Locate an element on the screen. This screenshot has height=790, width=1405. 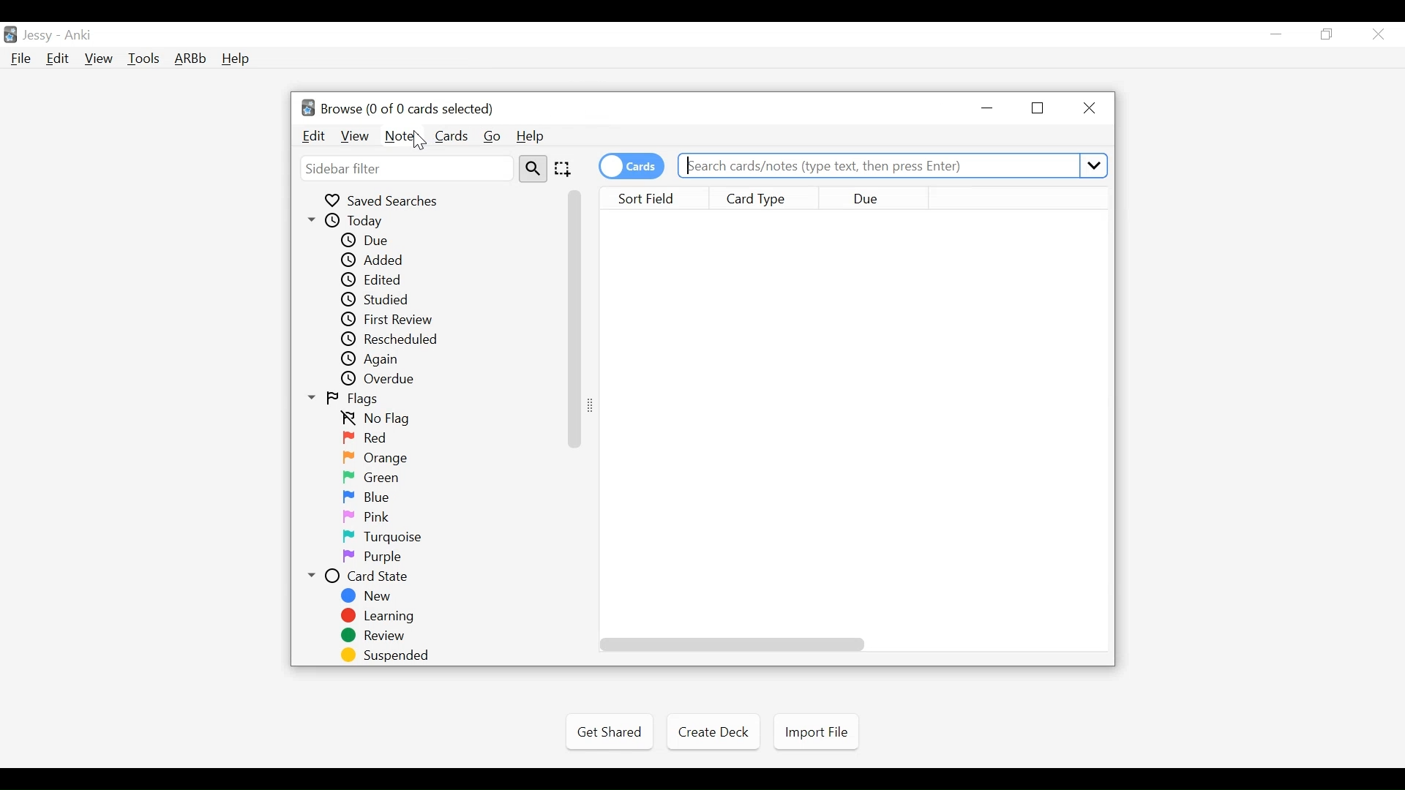
Cursor is located at coordinates (419, 141).